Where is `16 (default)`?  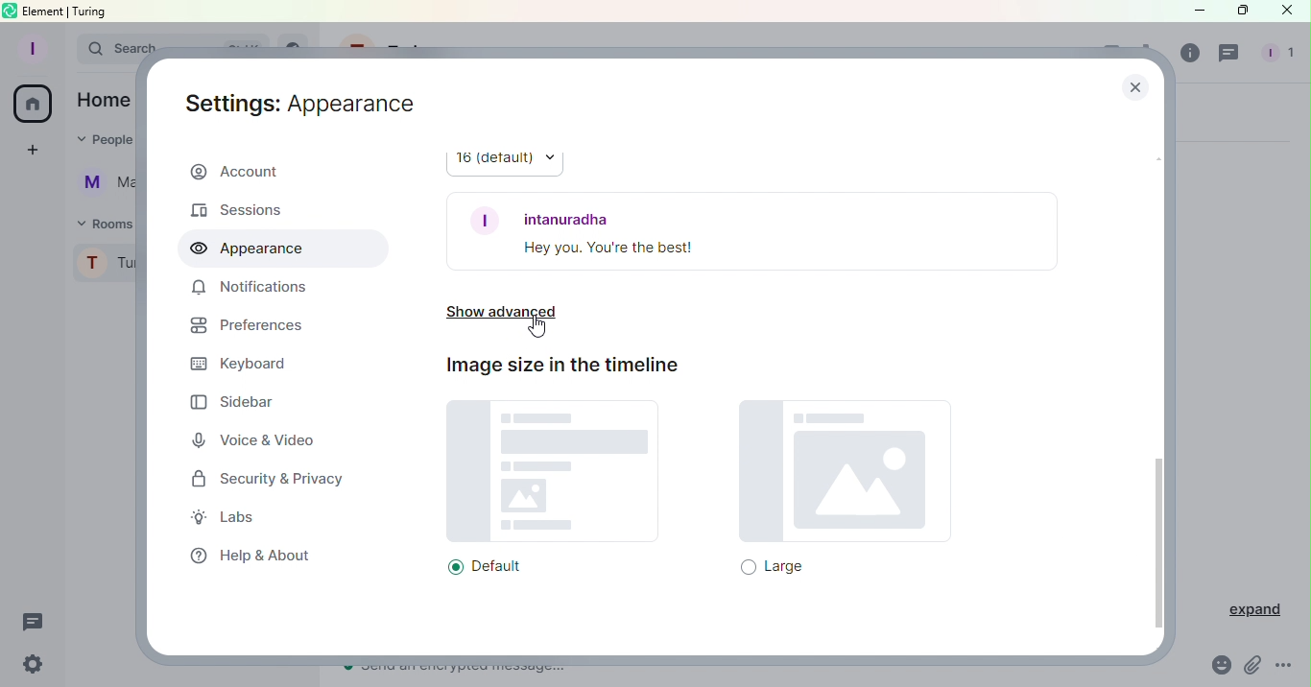 16 (default) is located at coordinates (502, 159).